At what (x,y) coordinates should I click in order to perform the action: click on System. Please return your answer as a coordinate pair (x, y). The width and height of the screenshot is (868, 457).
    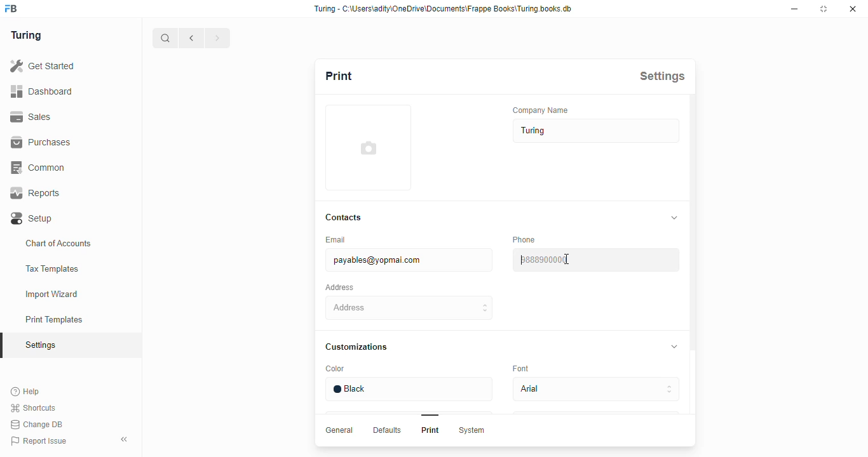
    Looking at the image, I should click on (474, 431).